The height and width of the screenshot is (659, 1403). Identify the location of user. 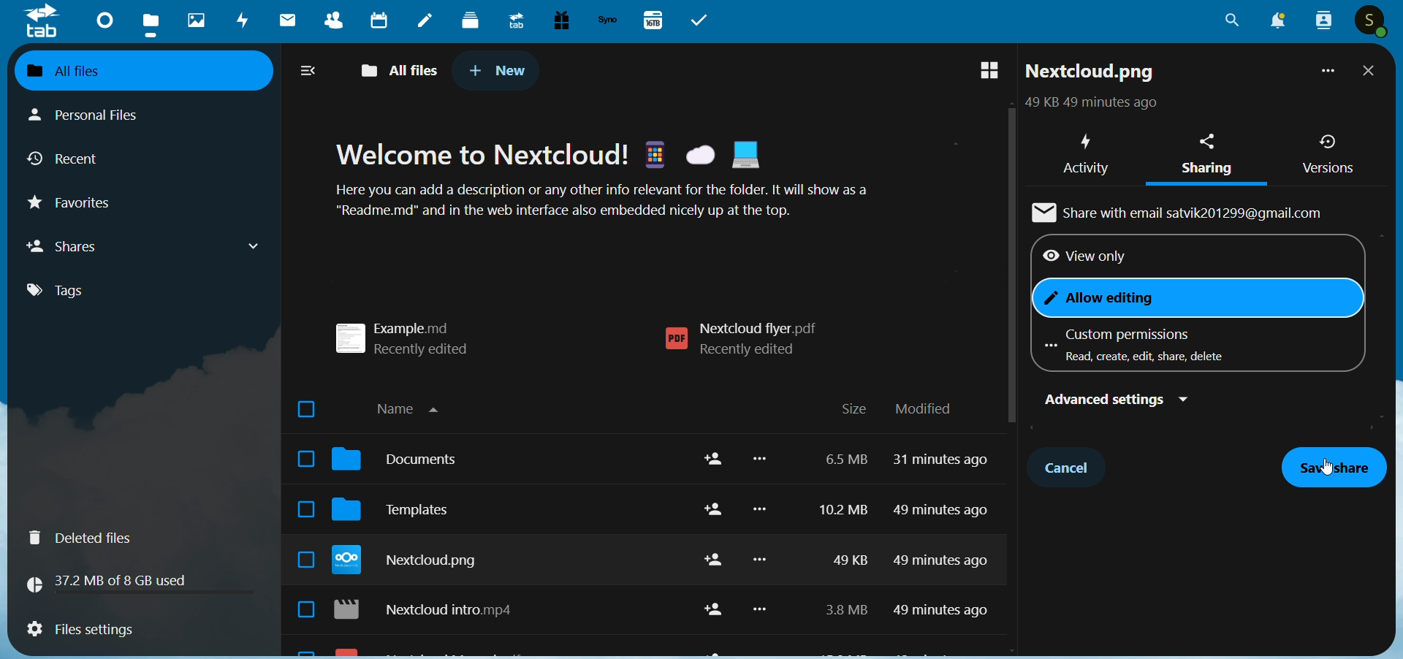
(1372, 22).